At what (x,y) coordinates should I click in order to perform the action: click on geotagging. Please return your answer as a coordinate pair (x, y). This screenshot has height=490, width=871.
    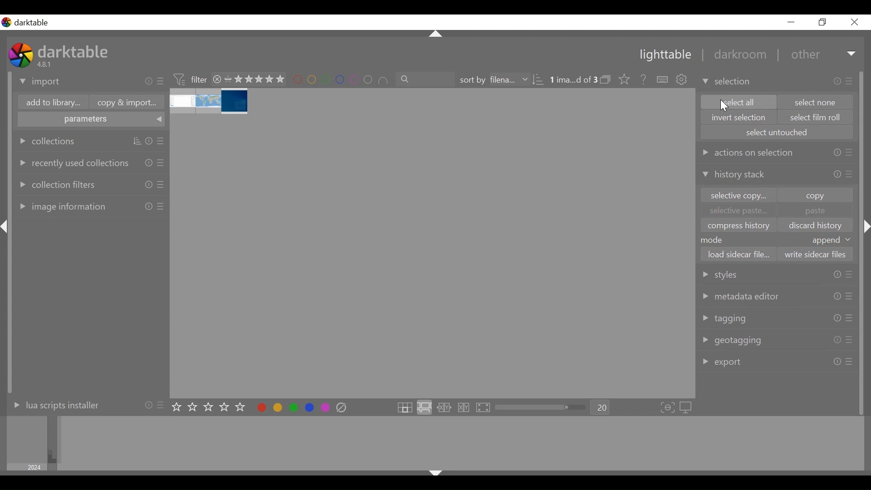
    Looking at the image, I should click on (734, 341).